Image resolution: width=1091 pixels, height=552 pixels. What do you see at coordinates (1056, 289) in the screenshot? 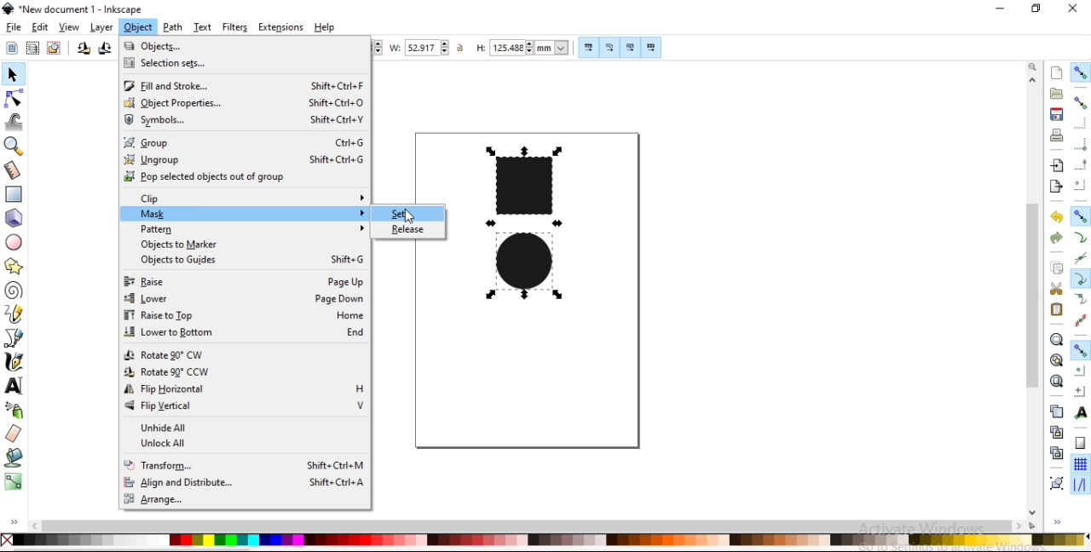
I see `cut` at bounding box center [1056, 289].